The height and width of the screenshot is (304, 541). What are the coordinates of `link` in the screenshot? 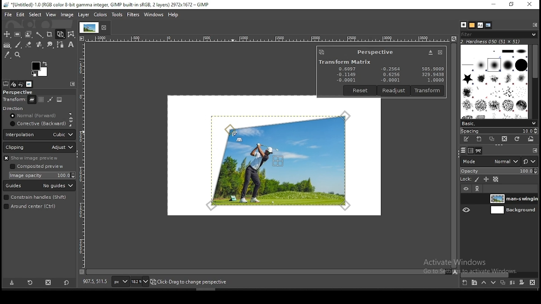 It's located at (478, 190).